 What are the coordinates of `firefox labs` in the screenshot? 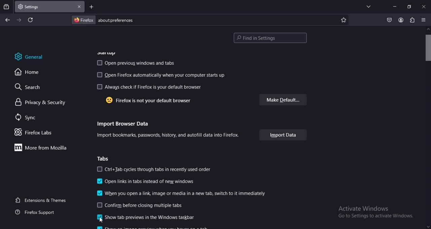 It's located at (34, 132).